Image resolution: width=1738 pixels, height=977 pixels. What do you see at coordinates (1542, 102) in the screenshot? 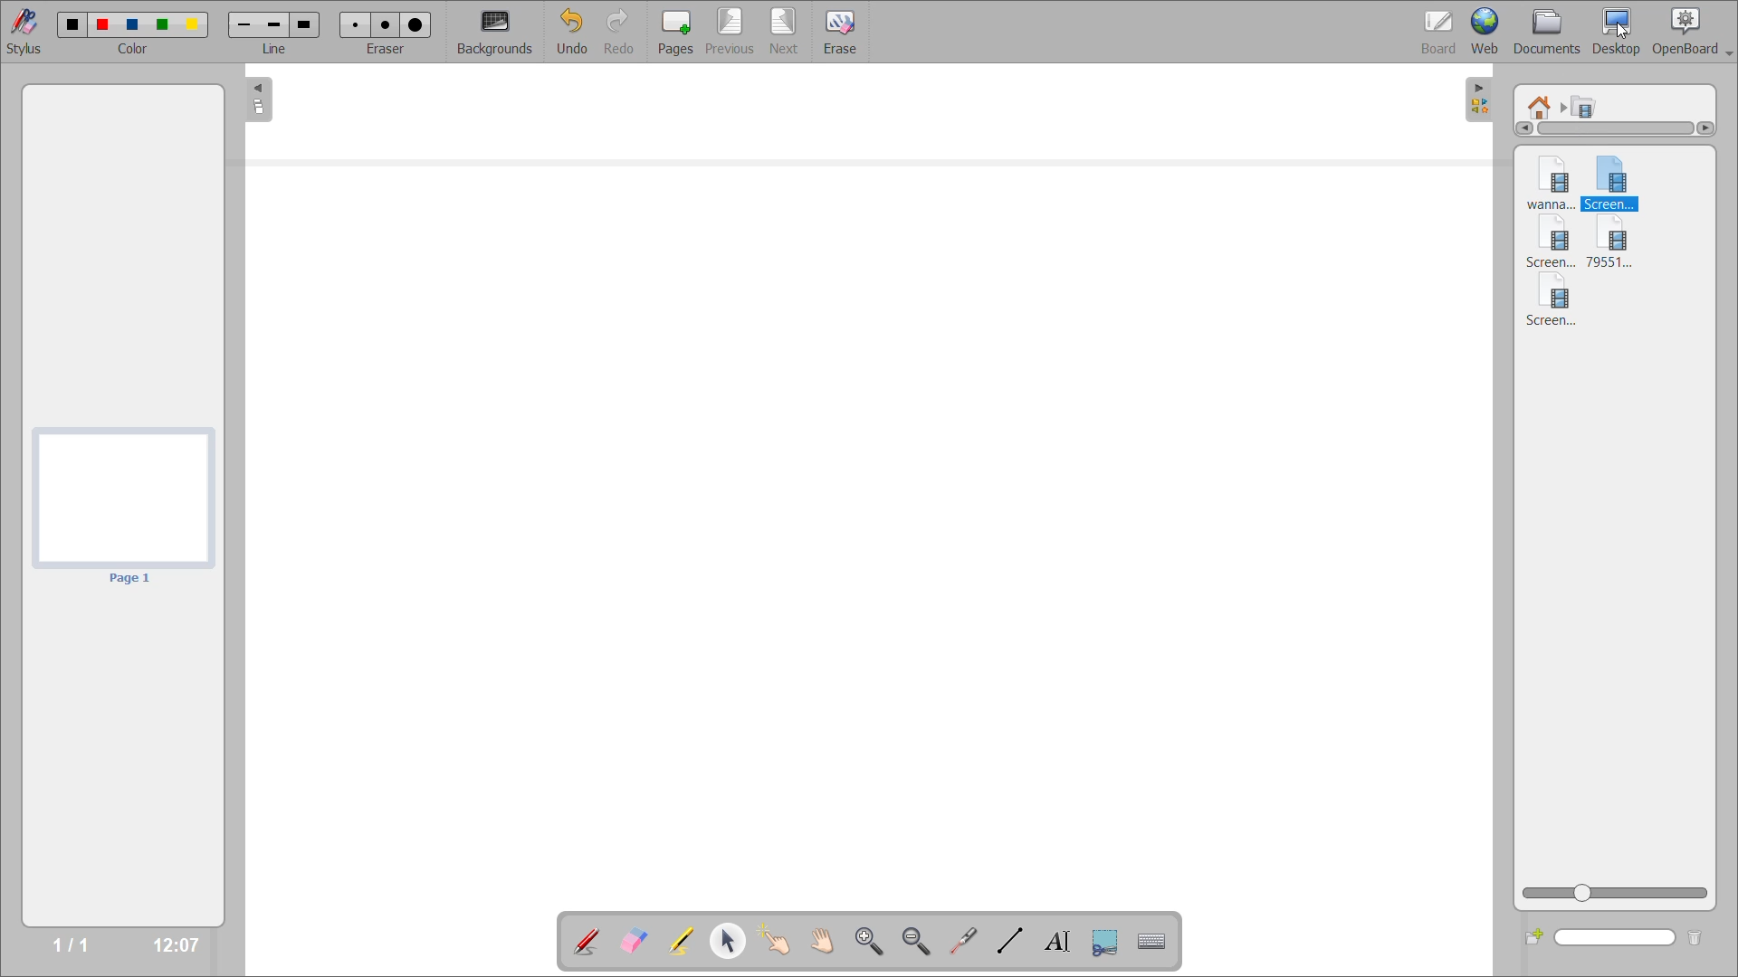
I see `root` at bounding box center [1542, 102].